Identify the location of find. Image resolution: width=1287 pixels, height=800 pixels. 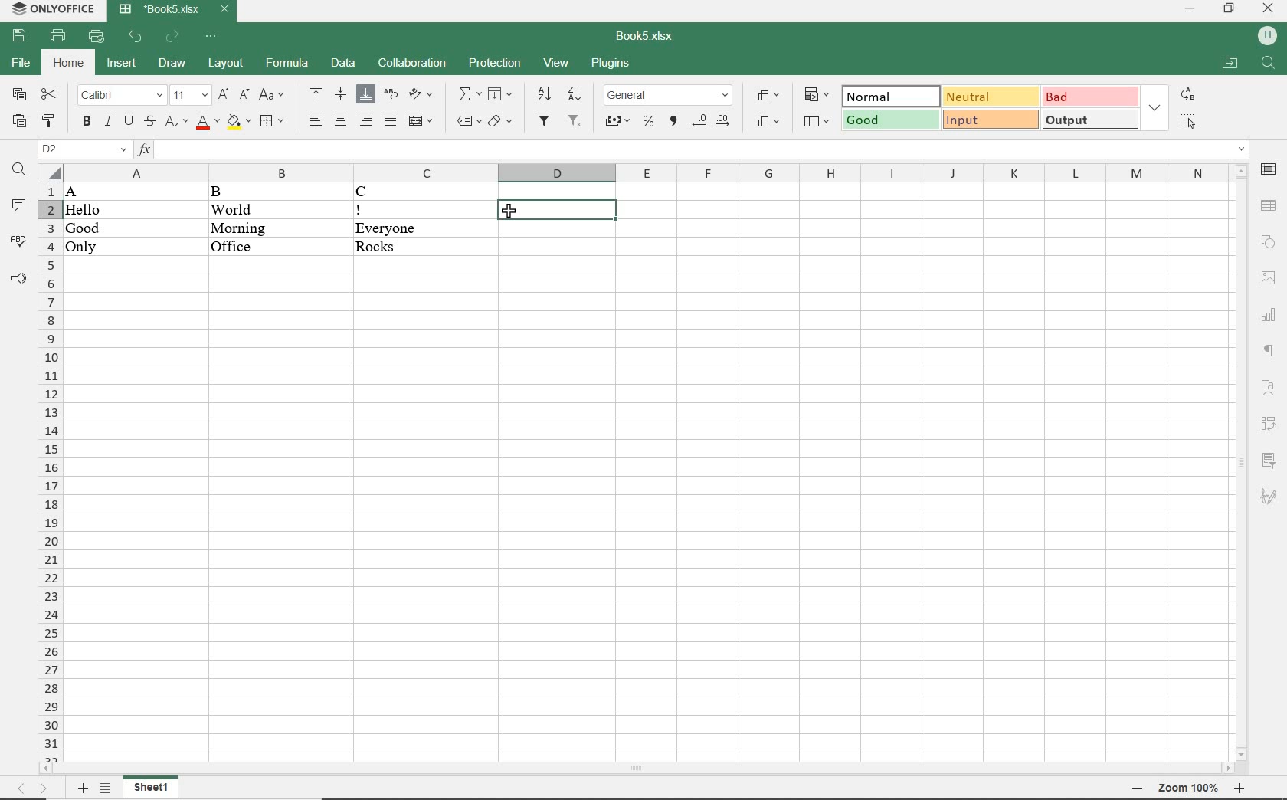
(1270, 63).